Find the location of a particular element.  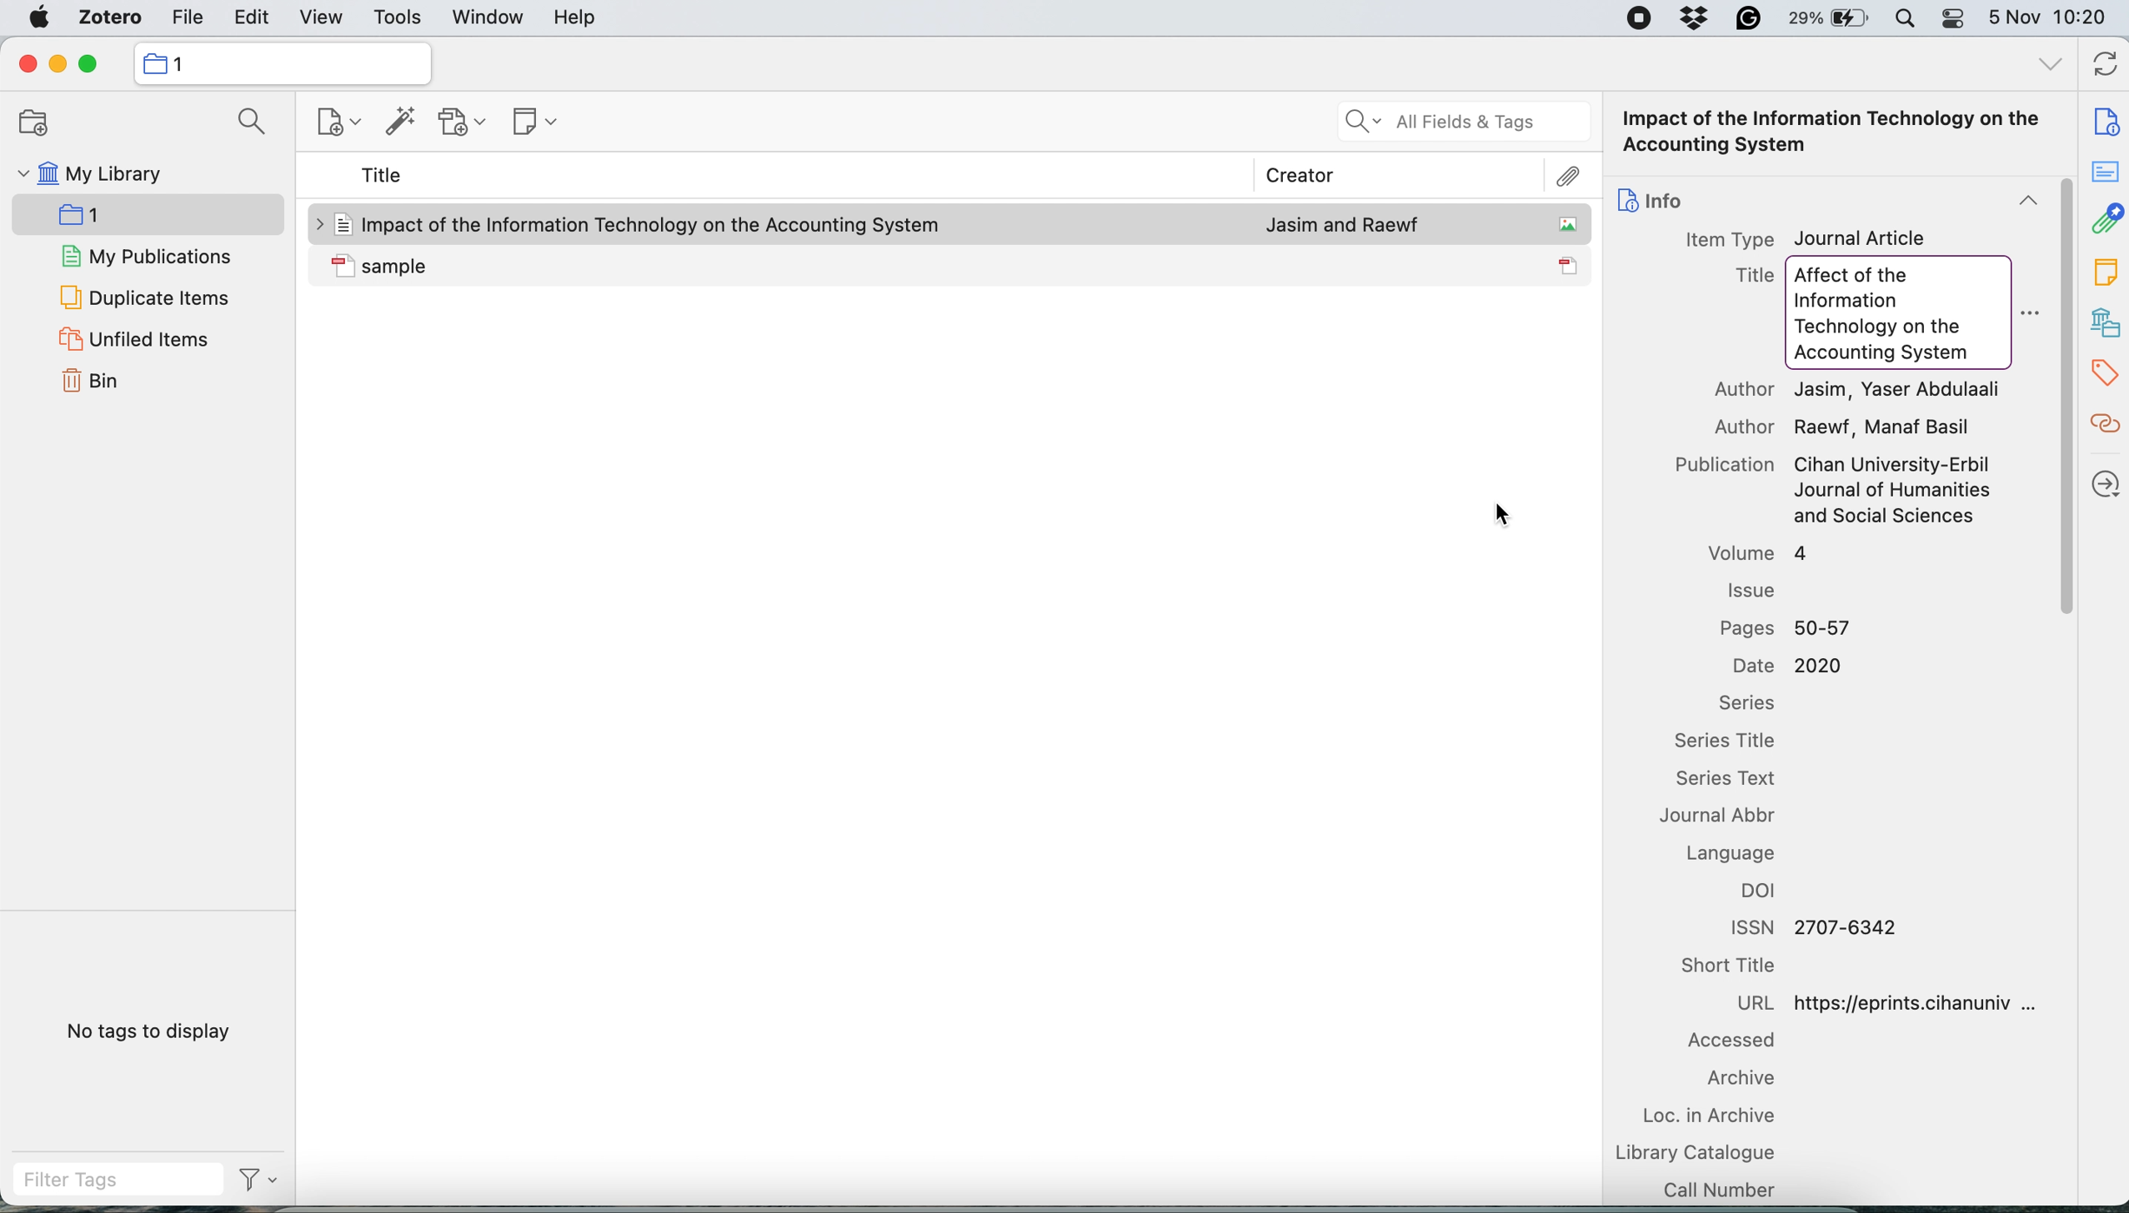

note is located at coordinates (2105, 272).